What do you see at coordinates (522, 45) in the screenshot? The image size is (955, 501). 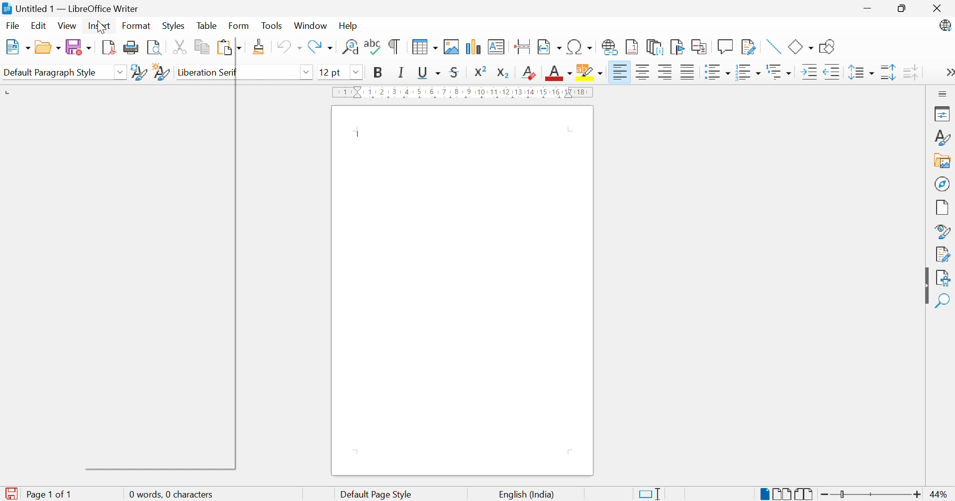 I see `Insert page break` at bounding box center [522, 45].